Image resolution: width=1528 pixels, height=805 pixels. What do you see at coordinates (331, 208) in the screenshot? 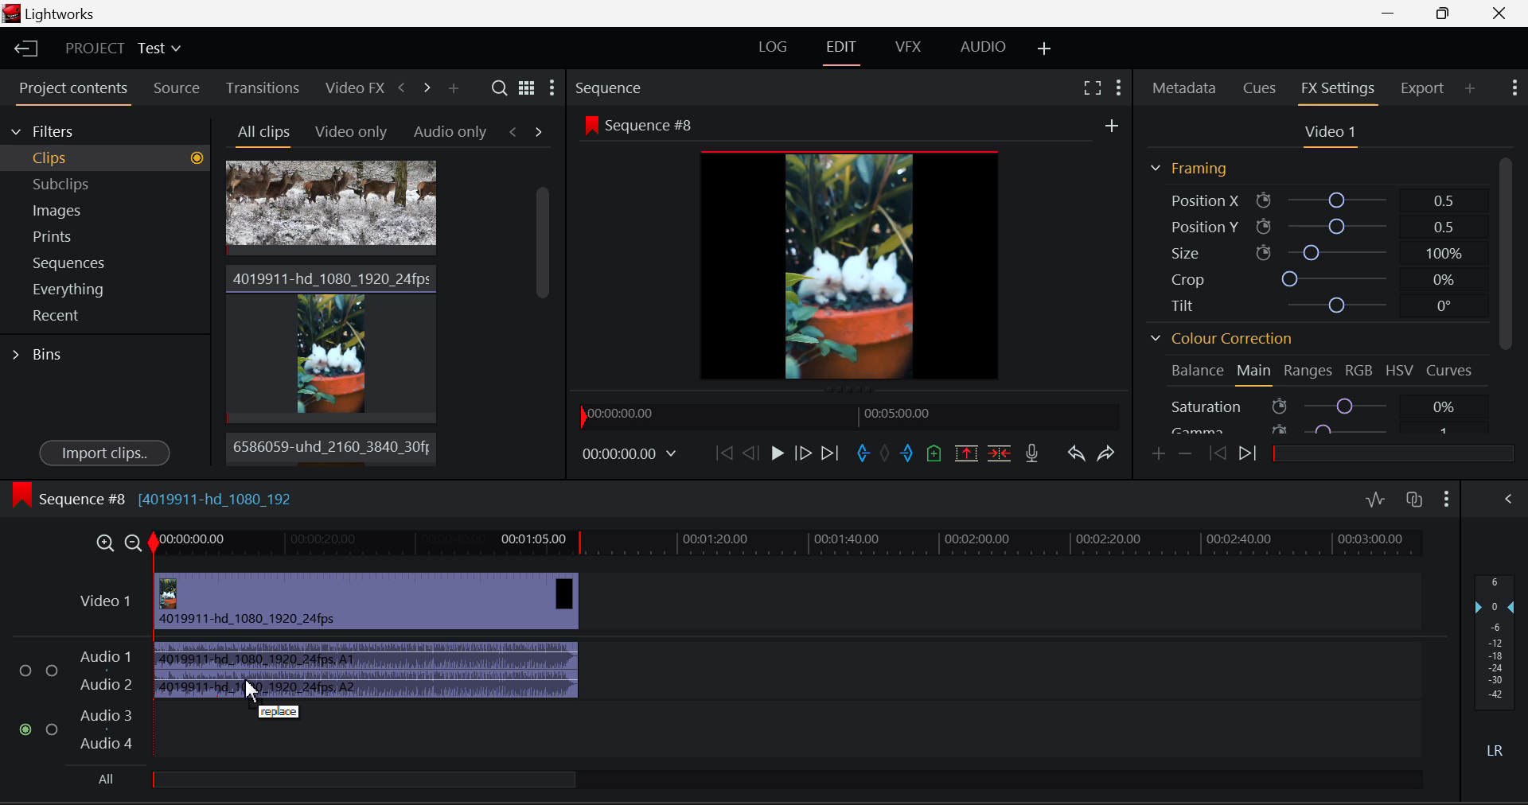
I see `File 1` at bounding box center [331, 208].